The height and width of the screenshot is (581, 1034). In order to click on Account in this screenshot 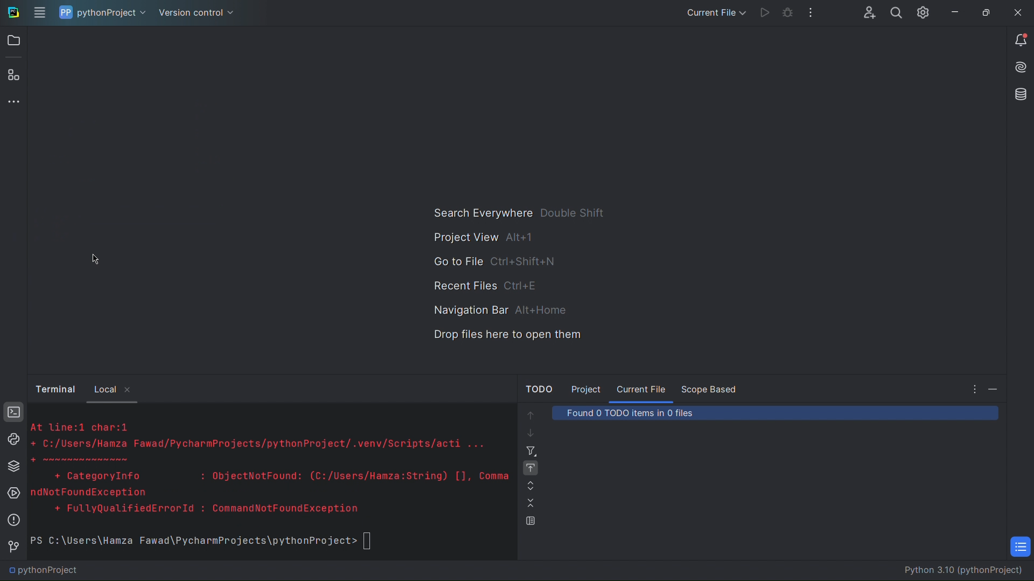, I will do `click(867, 13)`.